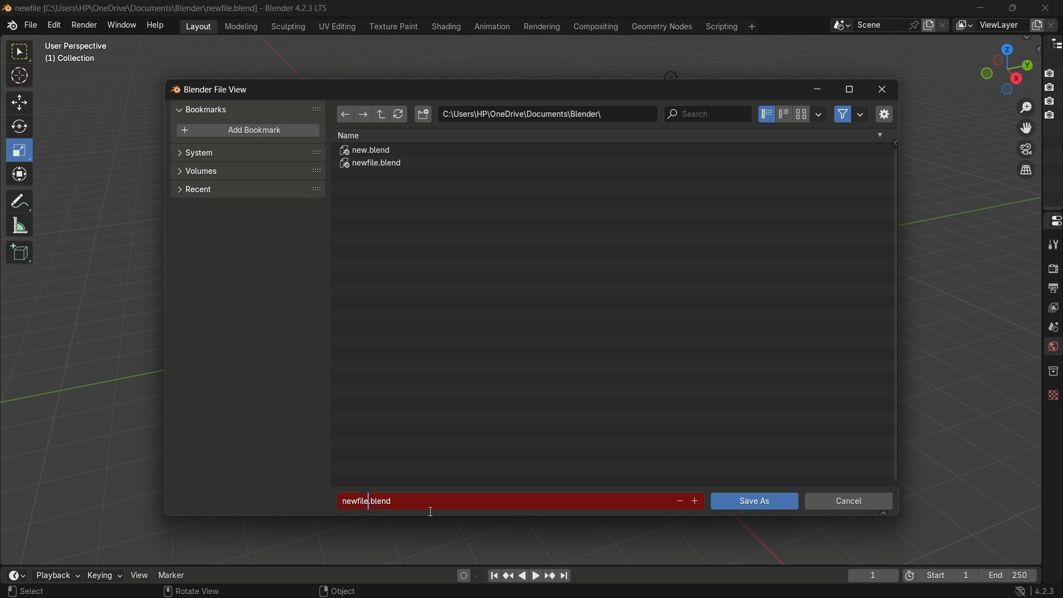  I want to click on vertical list, so click(765, 114).